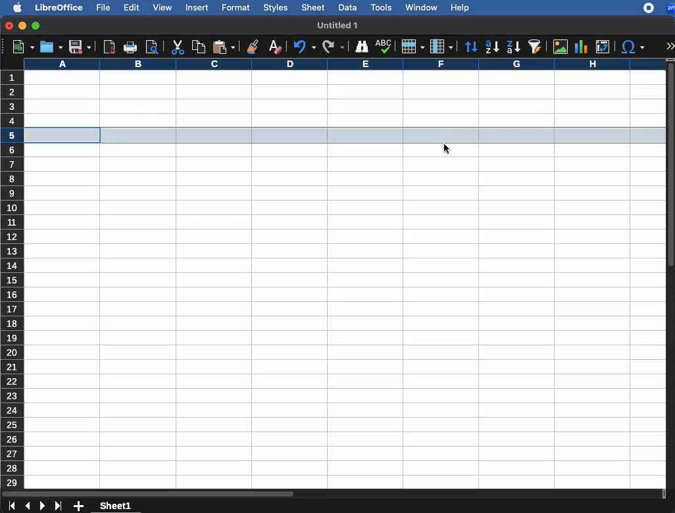 The height and width of the screenshot is (513, 675). I want to click on sheet, so click(313, 7).